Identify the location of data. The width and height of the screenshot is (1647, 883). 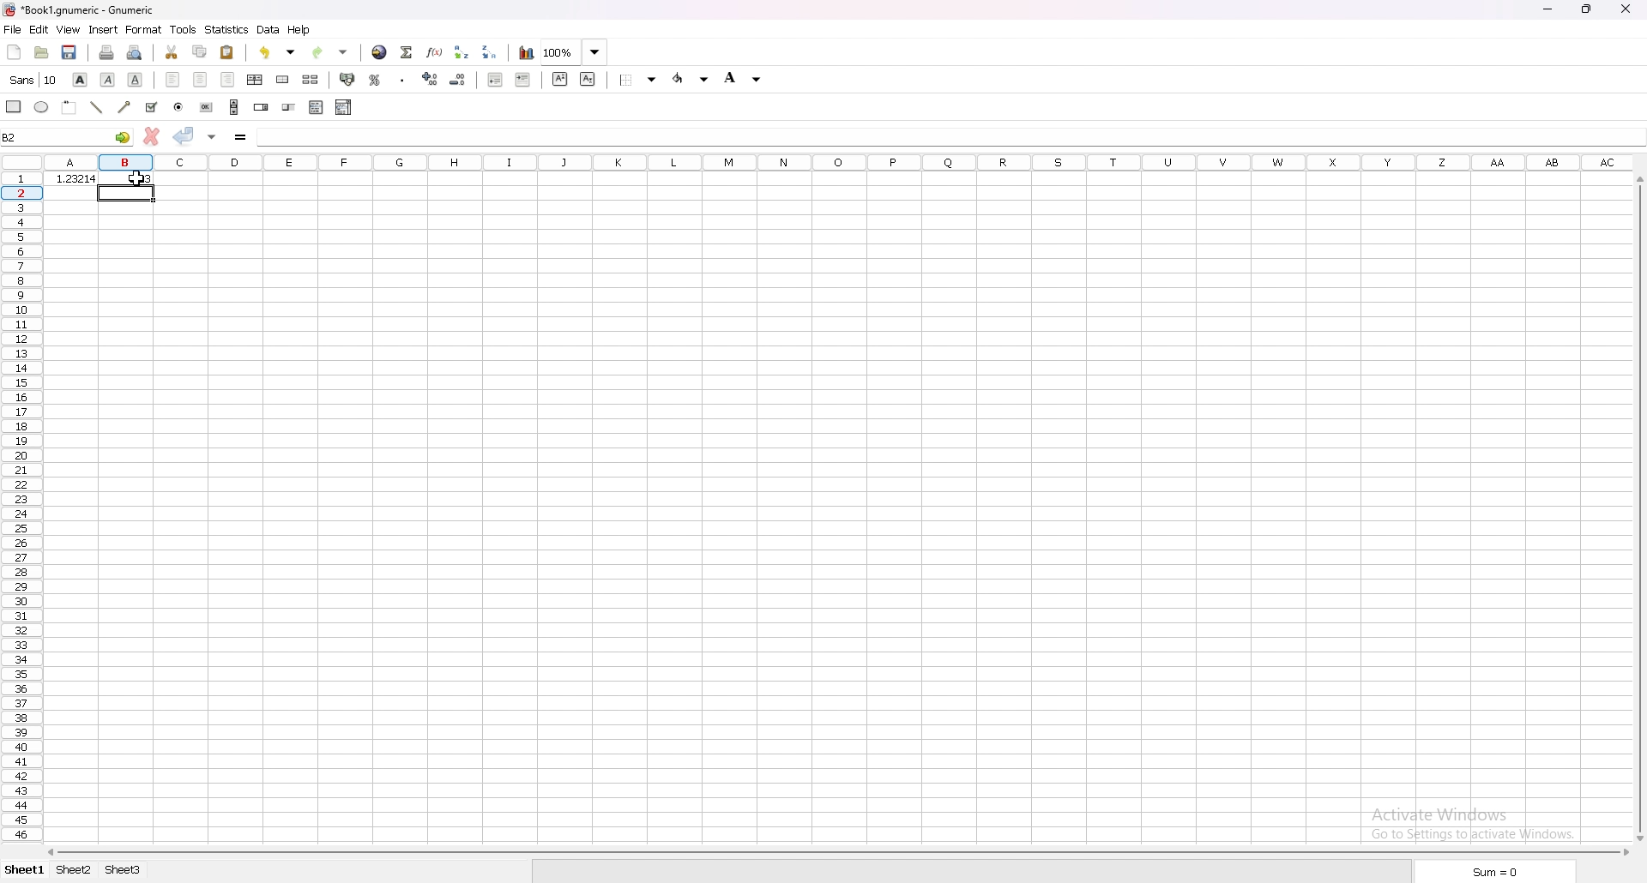
(268, 30).